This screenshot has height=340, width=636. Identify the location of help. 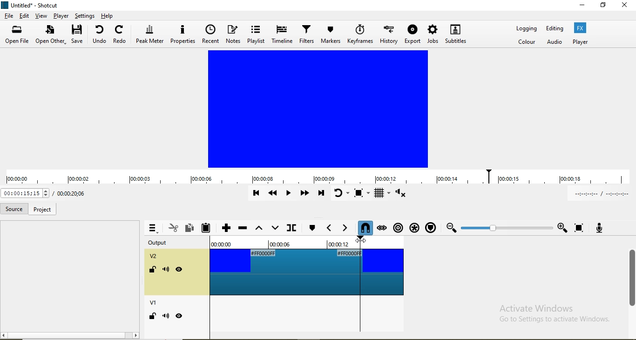
(108, 15).